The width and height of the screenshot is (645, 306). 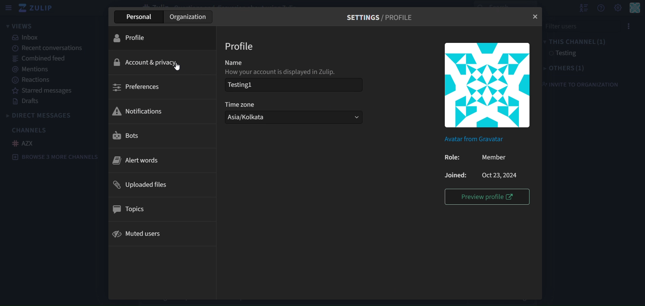 I want to click on How your account is displayed in Zulip, so click(x=281, y=72).